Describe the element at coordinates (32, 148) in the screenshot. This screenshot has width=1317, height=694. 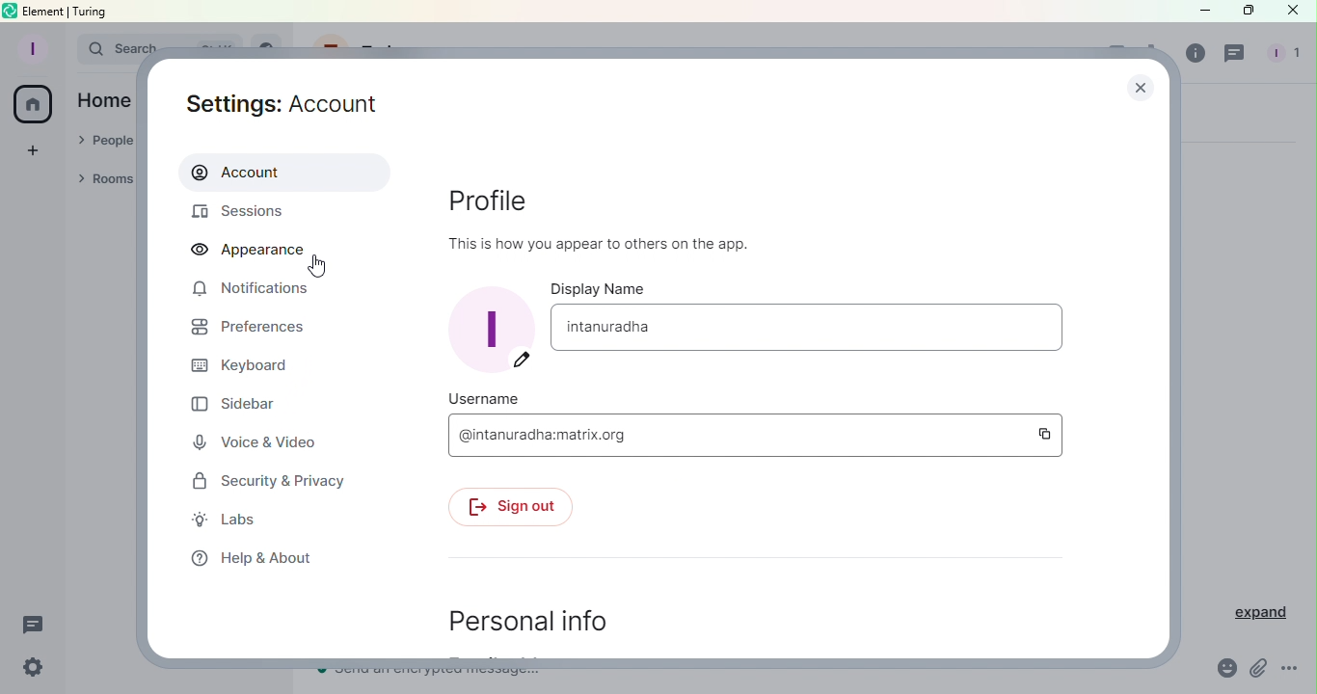
I see `Create a space` at that location.